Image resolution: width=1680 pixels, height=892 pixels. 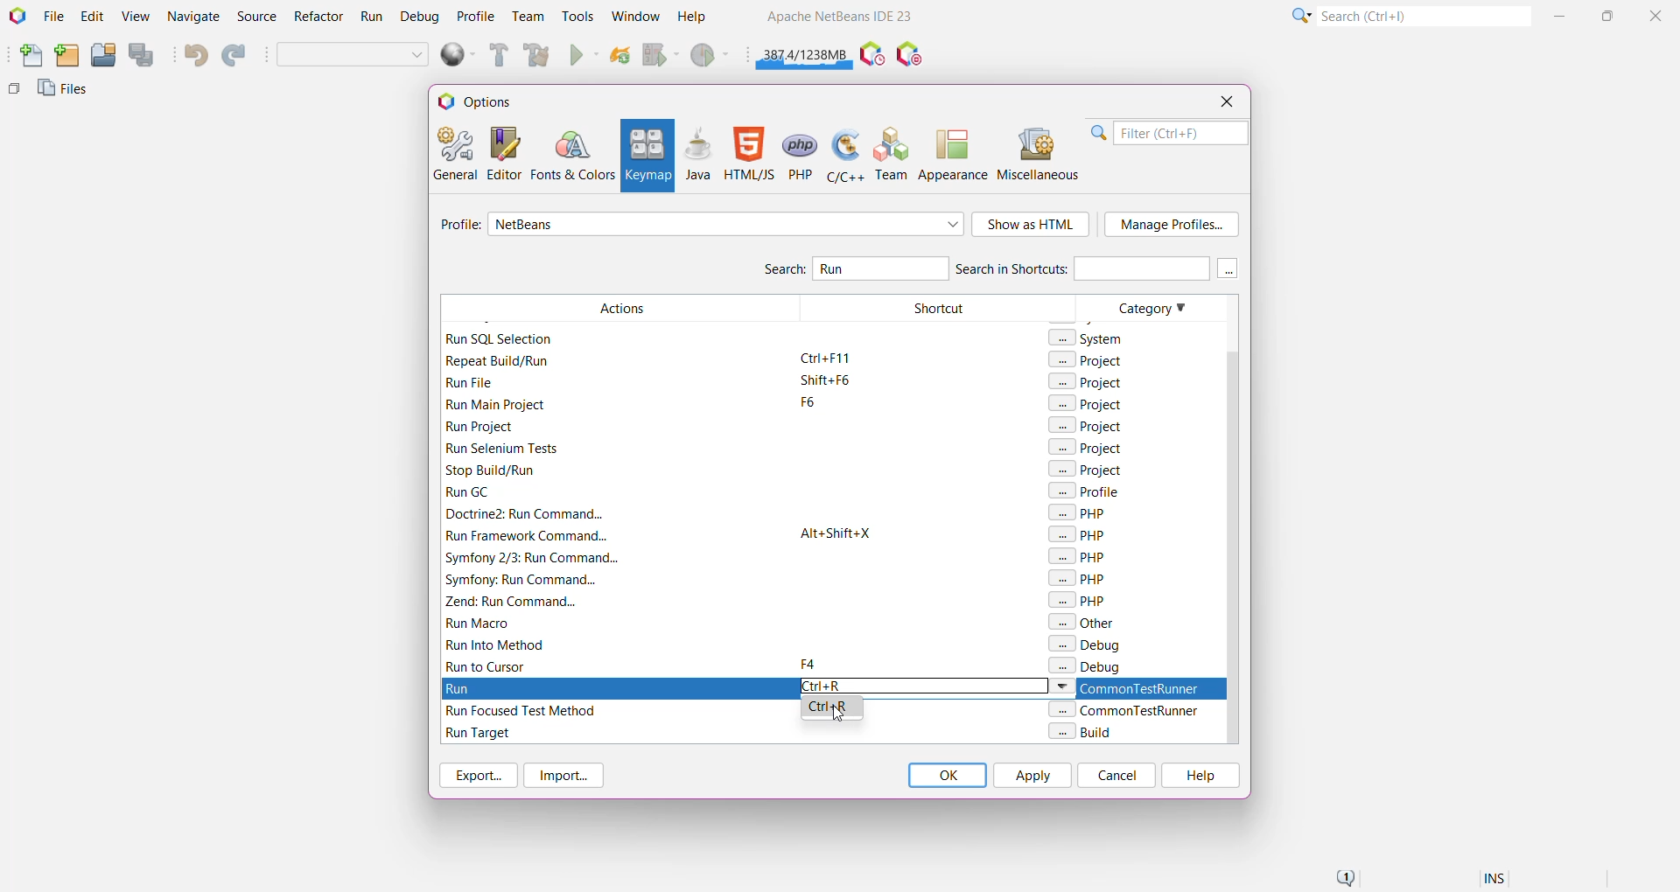 What do you see at coordinates (1299, 15) in the screenshot?
I see `Click or press Shift+F10 for Category Selection` at bounding box center [1299, 15].